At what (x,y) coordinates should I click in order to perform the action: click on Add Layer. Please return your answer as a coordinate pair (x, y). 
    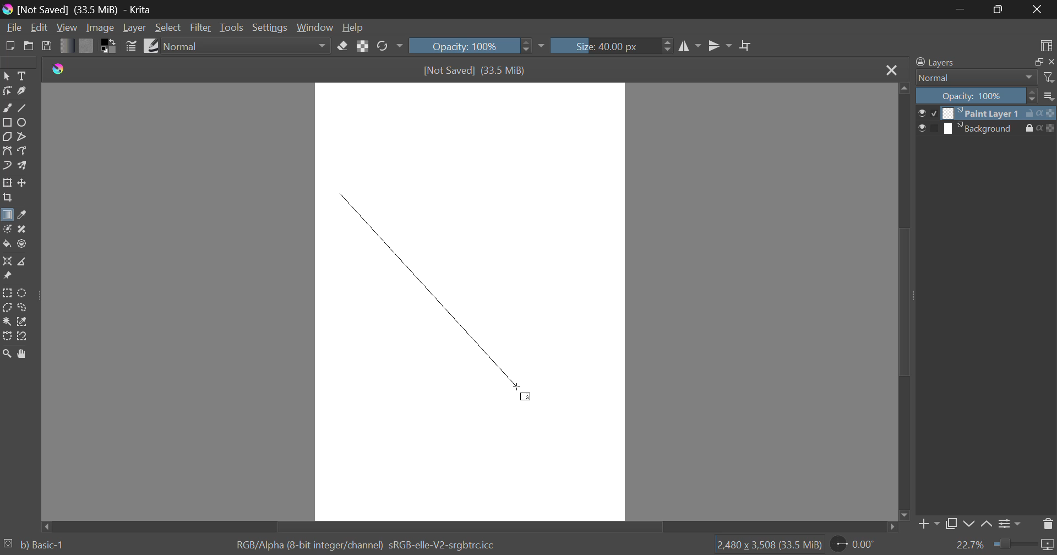
    Looking at the image, I should click on (928, 526).